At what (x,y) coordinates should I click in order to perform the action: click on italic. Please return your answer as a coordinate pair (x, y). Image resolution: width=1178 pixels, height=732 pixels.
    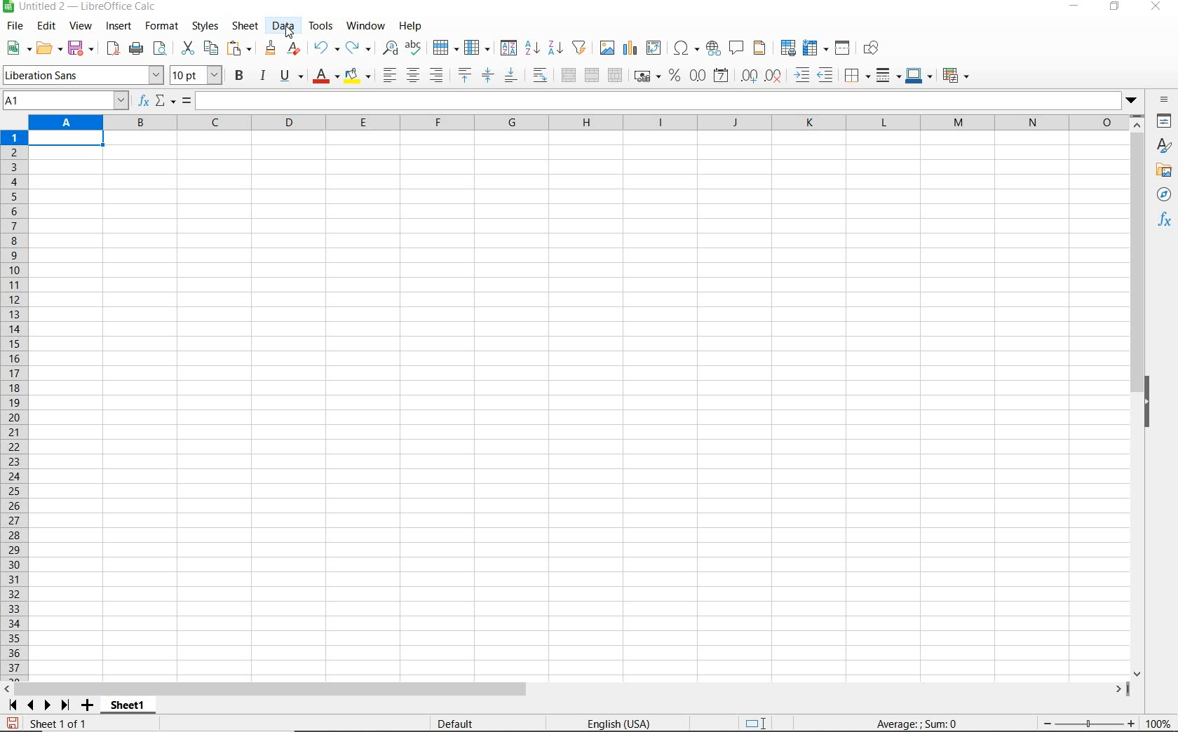
    Looking at the image, I should click on (262, 76).